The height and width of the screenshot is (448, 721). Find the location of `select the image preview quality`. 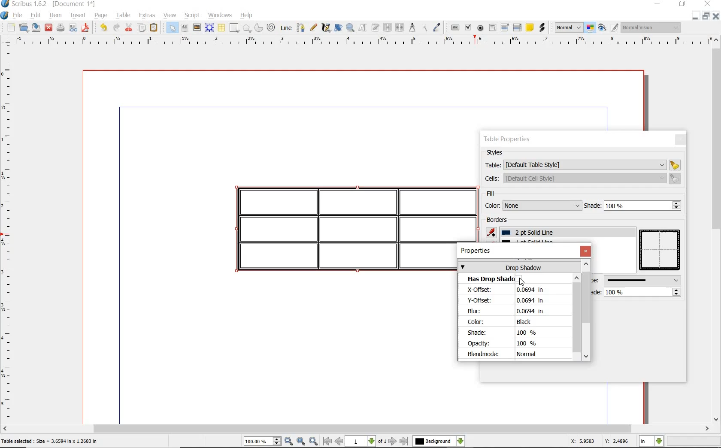

select the image preview quality is located at coordinates (566, 27).